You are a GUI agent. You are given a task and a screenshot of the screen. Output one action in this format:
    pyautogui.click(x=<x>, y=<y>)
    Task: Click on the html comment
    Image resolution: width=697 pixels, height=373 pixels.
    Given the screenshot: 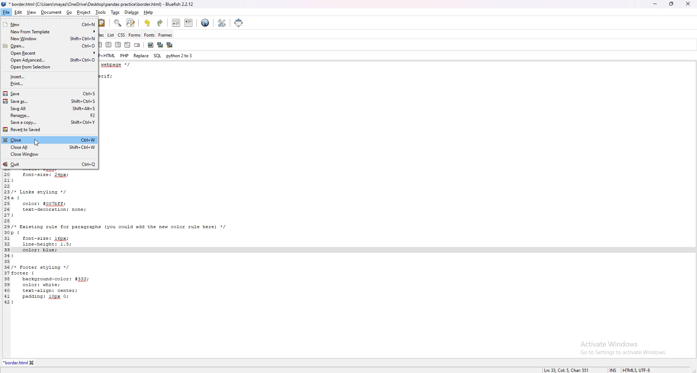 What is the action you would take?
    pyautogui.click(x=128, y=45)
    